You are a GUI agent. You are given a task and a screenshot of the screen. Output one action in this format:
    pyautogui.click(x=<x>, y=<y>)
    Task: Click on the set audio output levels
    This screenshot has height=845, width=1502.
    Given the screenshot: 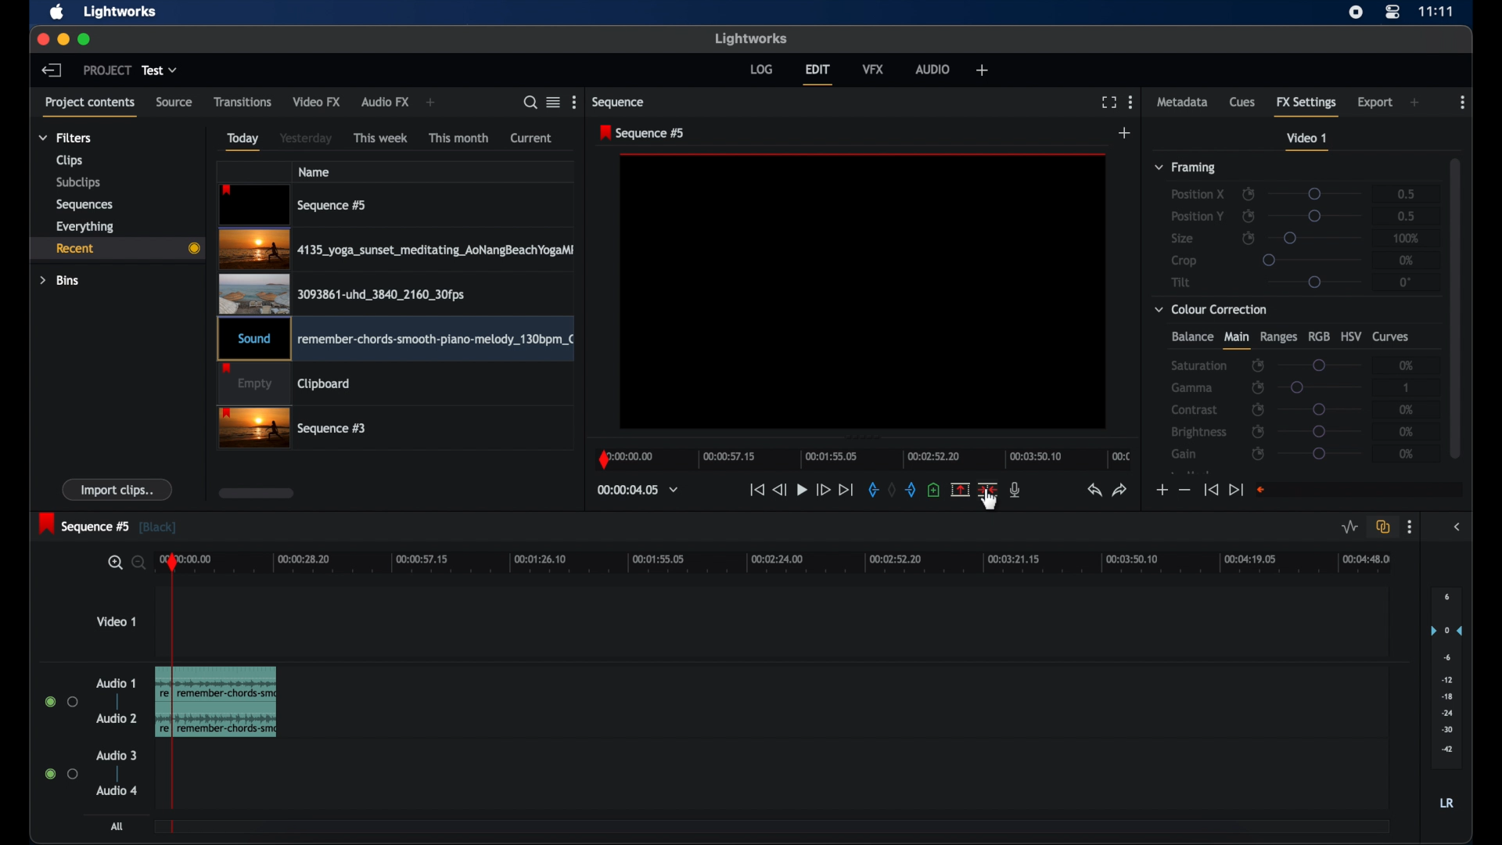 What is the action you would take?
    pyautogui.click(x=1446, y=677)
    